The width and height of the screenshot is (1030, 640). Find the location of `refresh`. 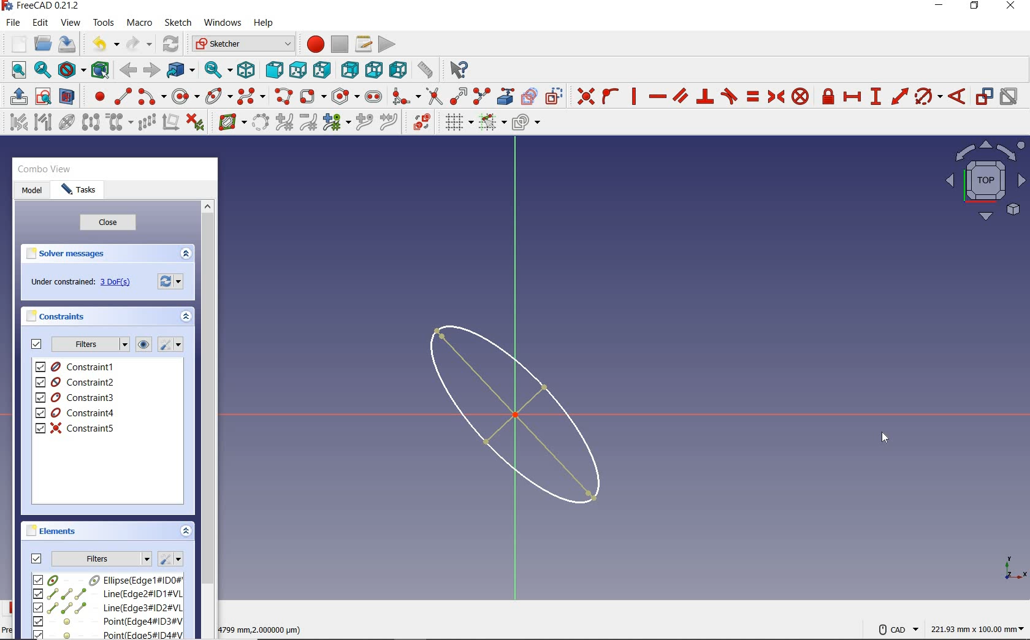

refresh is located at coordinates (172, 45).